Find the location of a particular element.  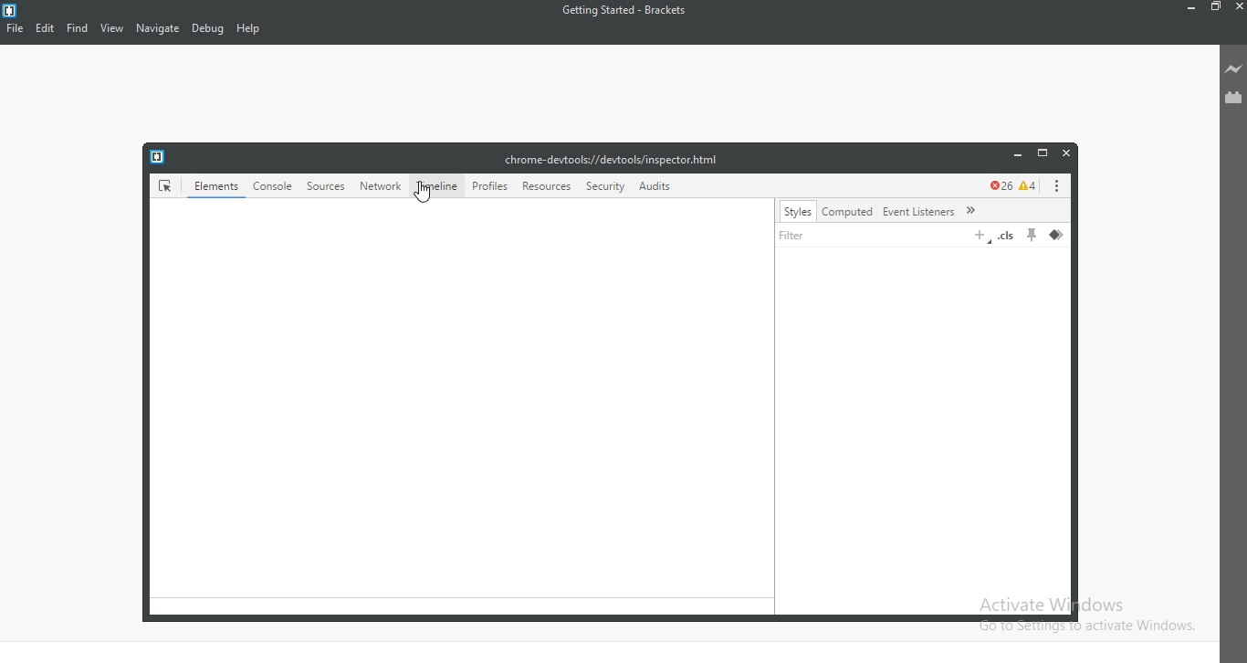

chrome-devtools://devtools/inspector.html is located at coordinates (610, 160).